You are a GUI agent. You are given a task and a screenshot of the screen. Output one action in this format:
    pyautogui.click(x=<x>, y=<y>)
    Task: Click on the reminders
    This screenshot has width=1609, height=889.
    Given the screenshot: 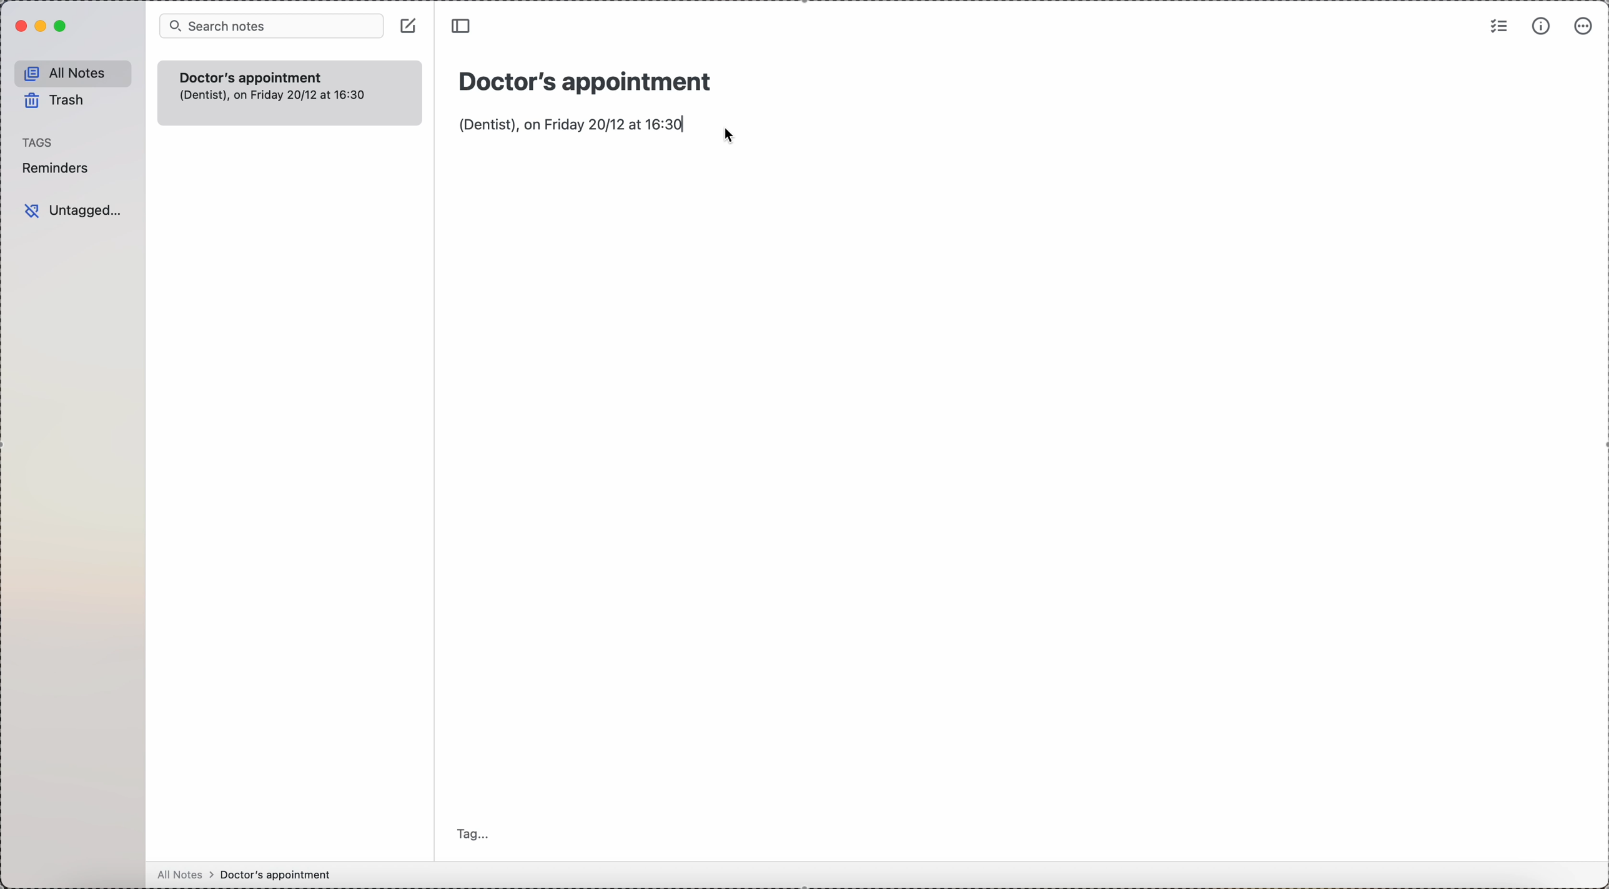 What is the action you would take?
    pyautogui.click(x=59, y=168)
    